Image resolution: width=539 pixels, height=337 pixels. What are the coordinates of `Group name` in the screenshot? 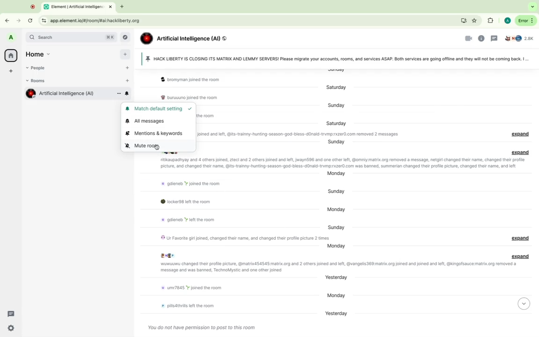 It's located at (187, 38).